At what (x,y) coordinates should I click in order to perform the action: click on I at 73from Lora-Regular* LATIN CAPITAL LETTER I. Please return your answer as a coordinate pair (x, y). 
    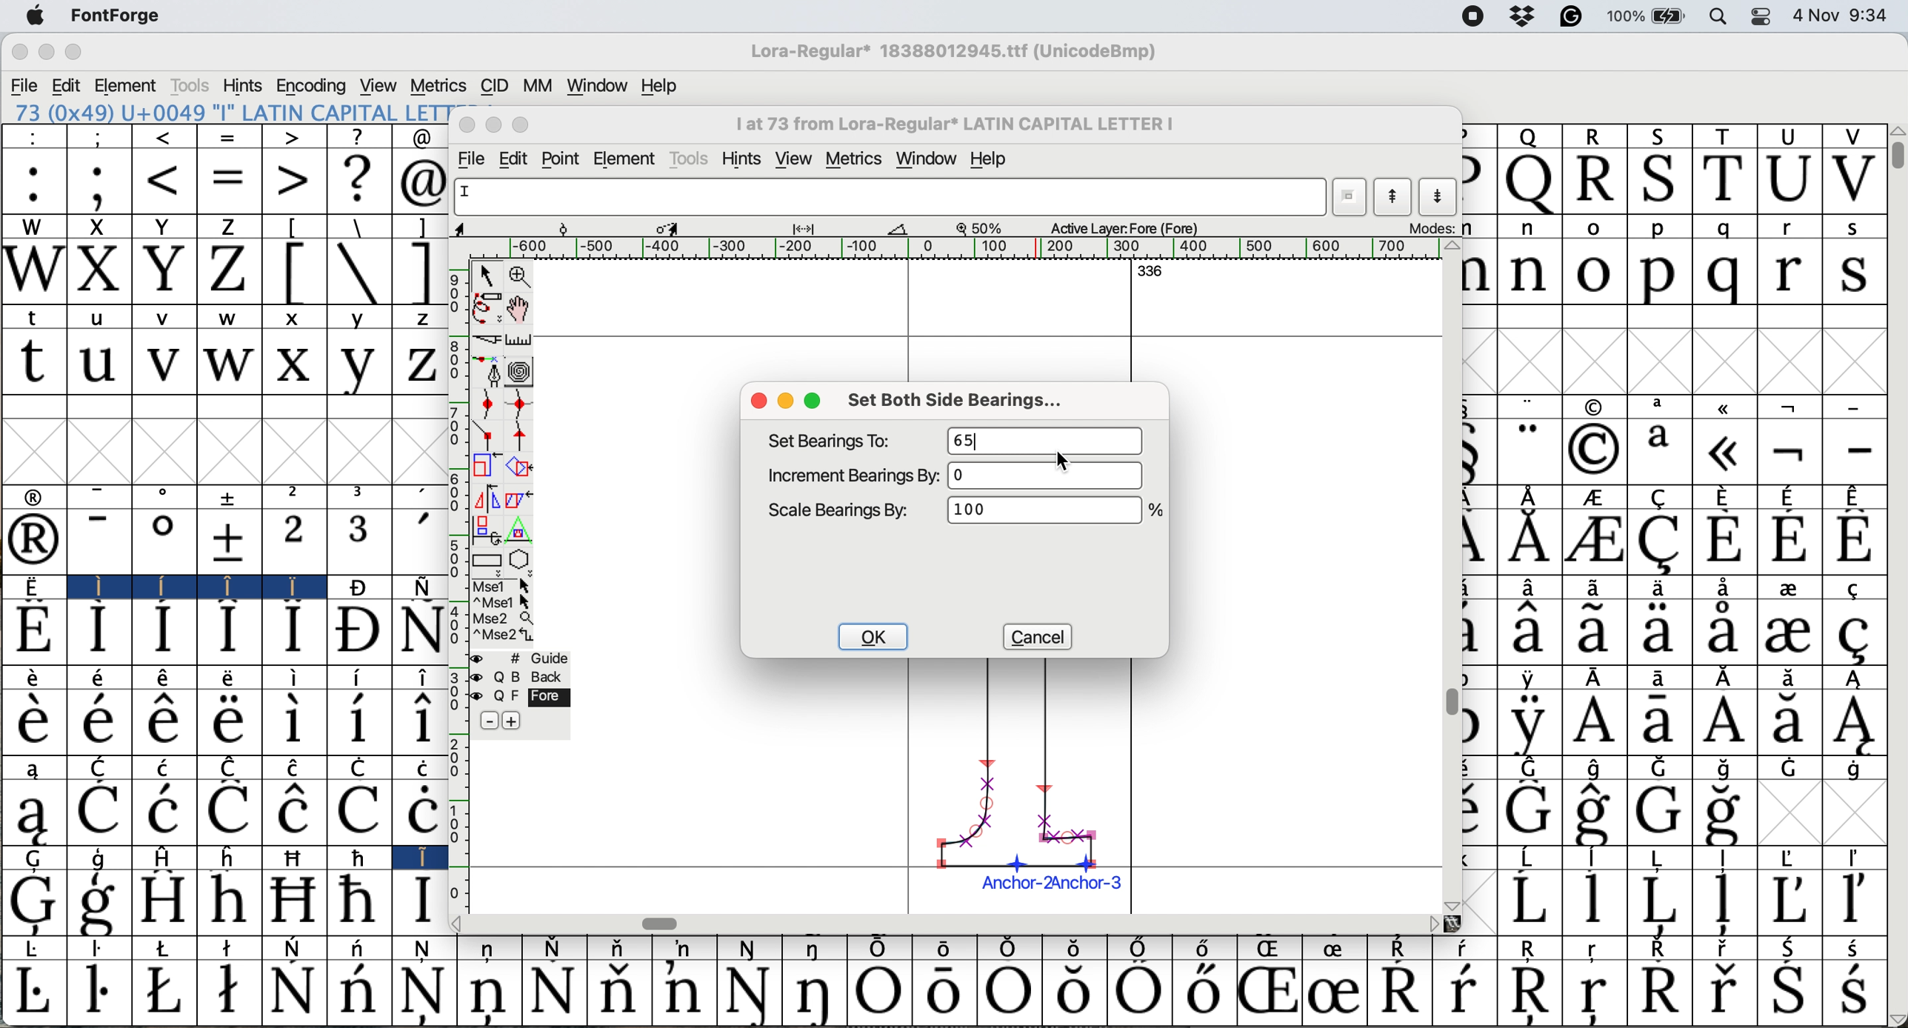
    Looking at the image, I should click on (964, 127).